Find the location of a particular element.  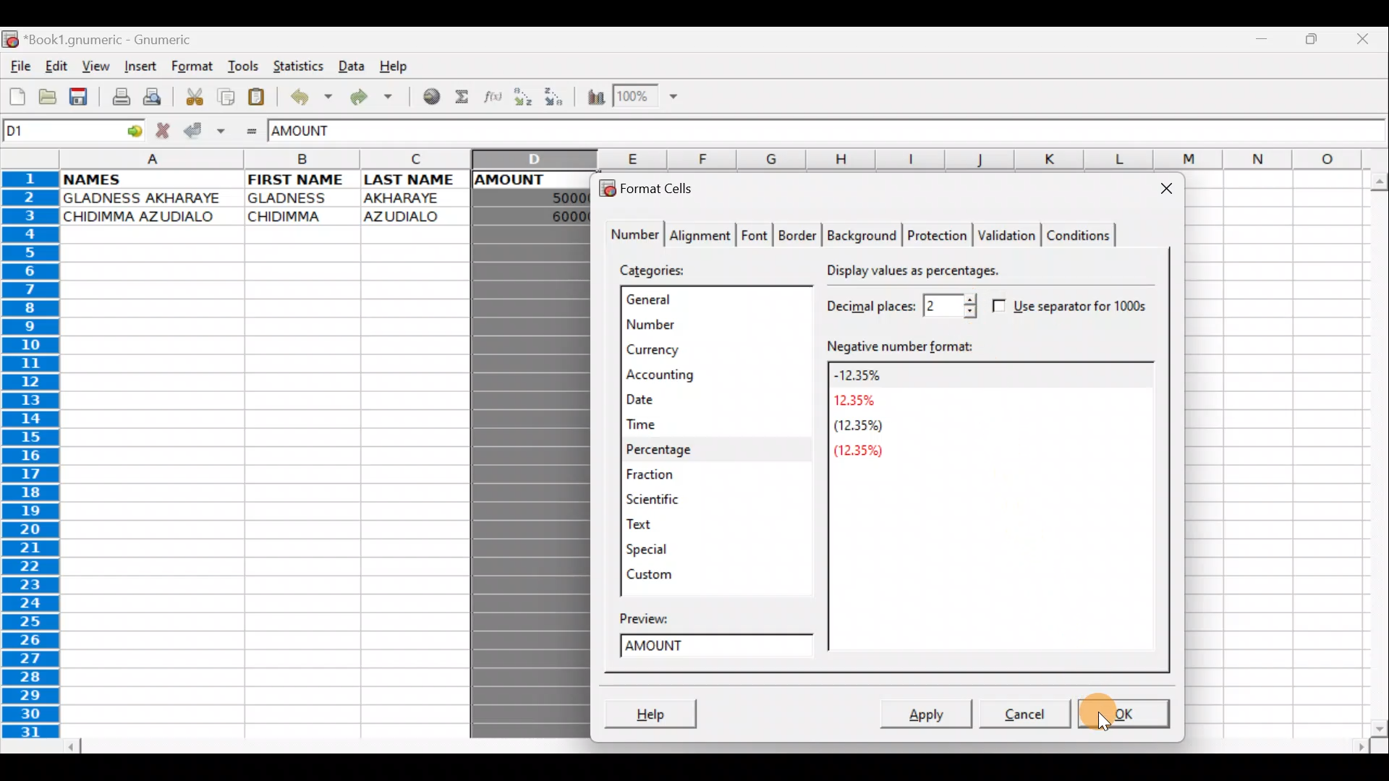

General is located at coordinates (705, 301).